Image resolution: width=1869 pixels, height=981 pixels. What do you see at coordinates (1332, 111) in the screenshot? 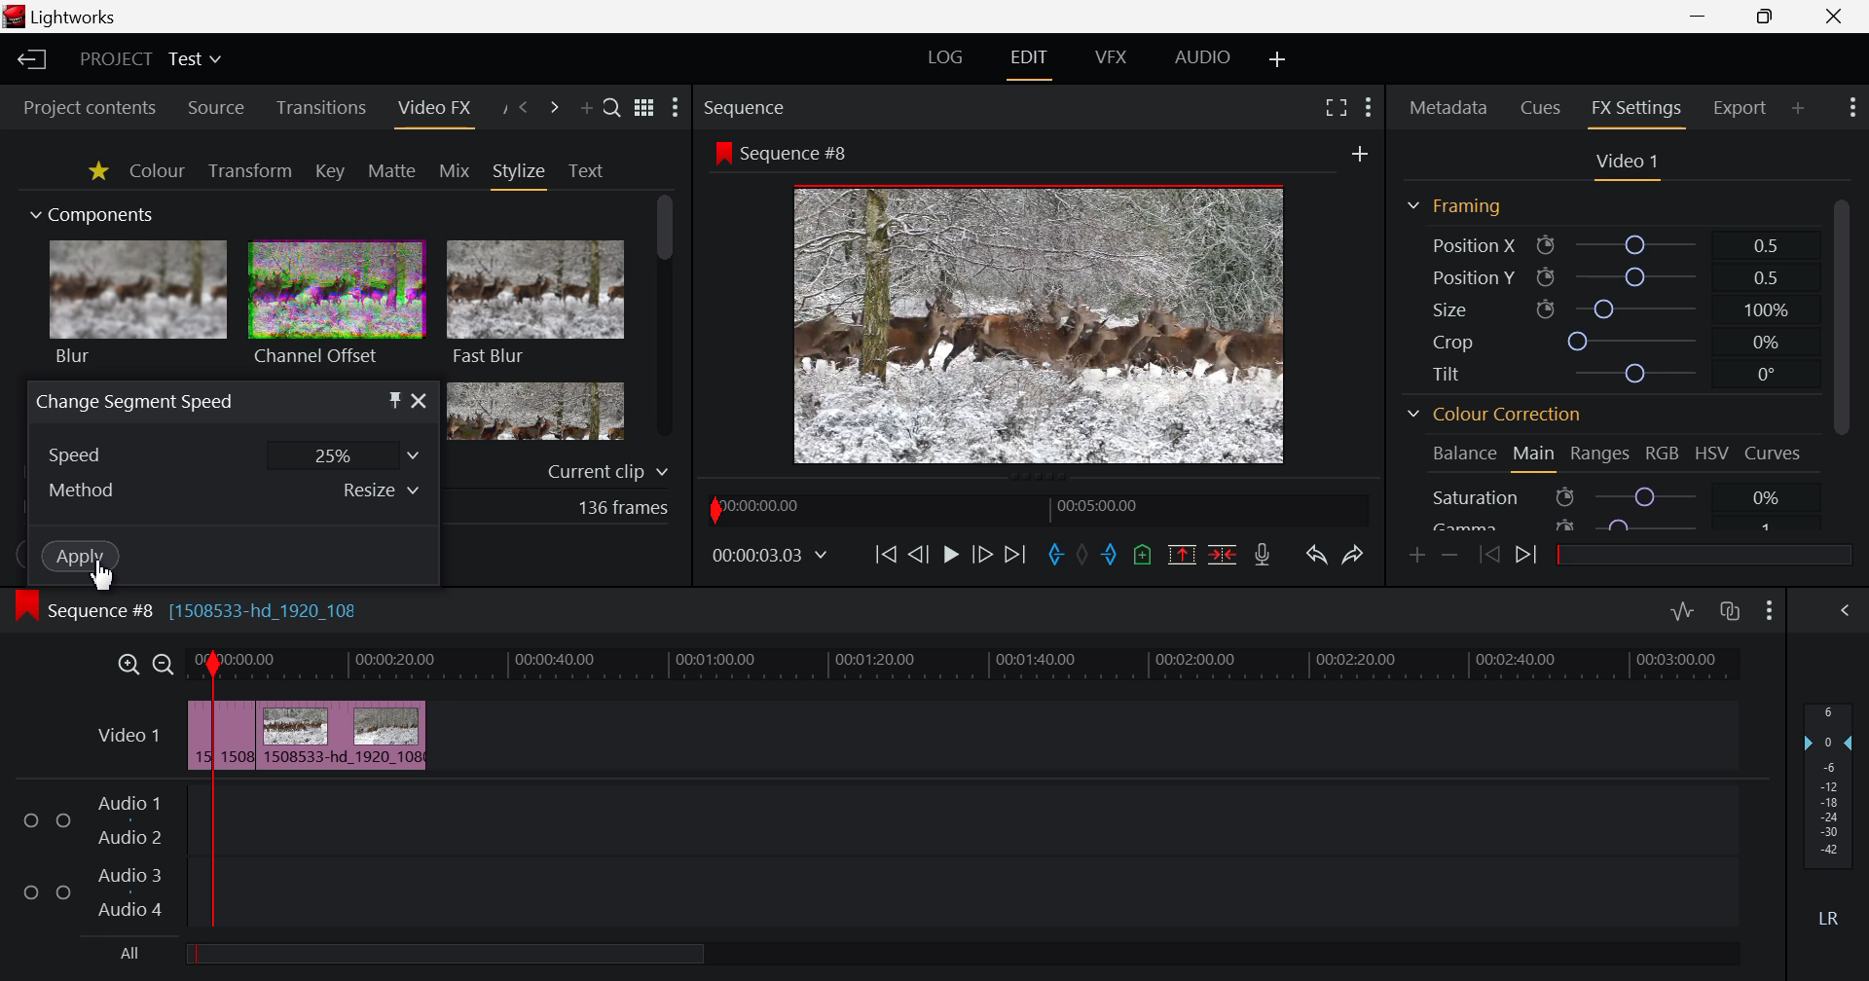
I see `Full Screen` at bounding box center [1332, 111].